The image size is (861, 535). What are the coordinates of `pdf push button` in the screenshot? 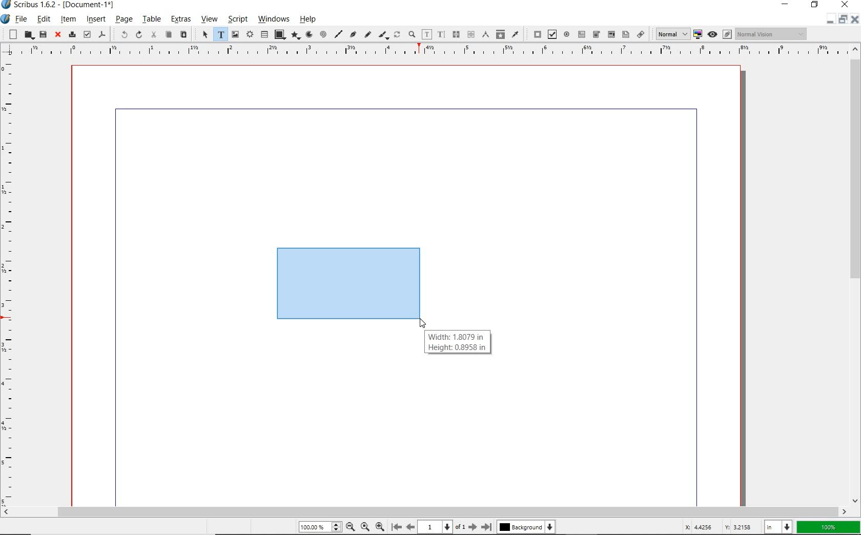 It's located at (535, 34).